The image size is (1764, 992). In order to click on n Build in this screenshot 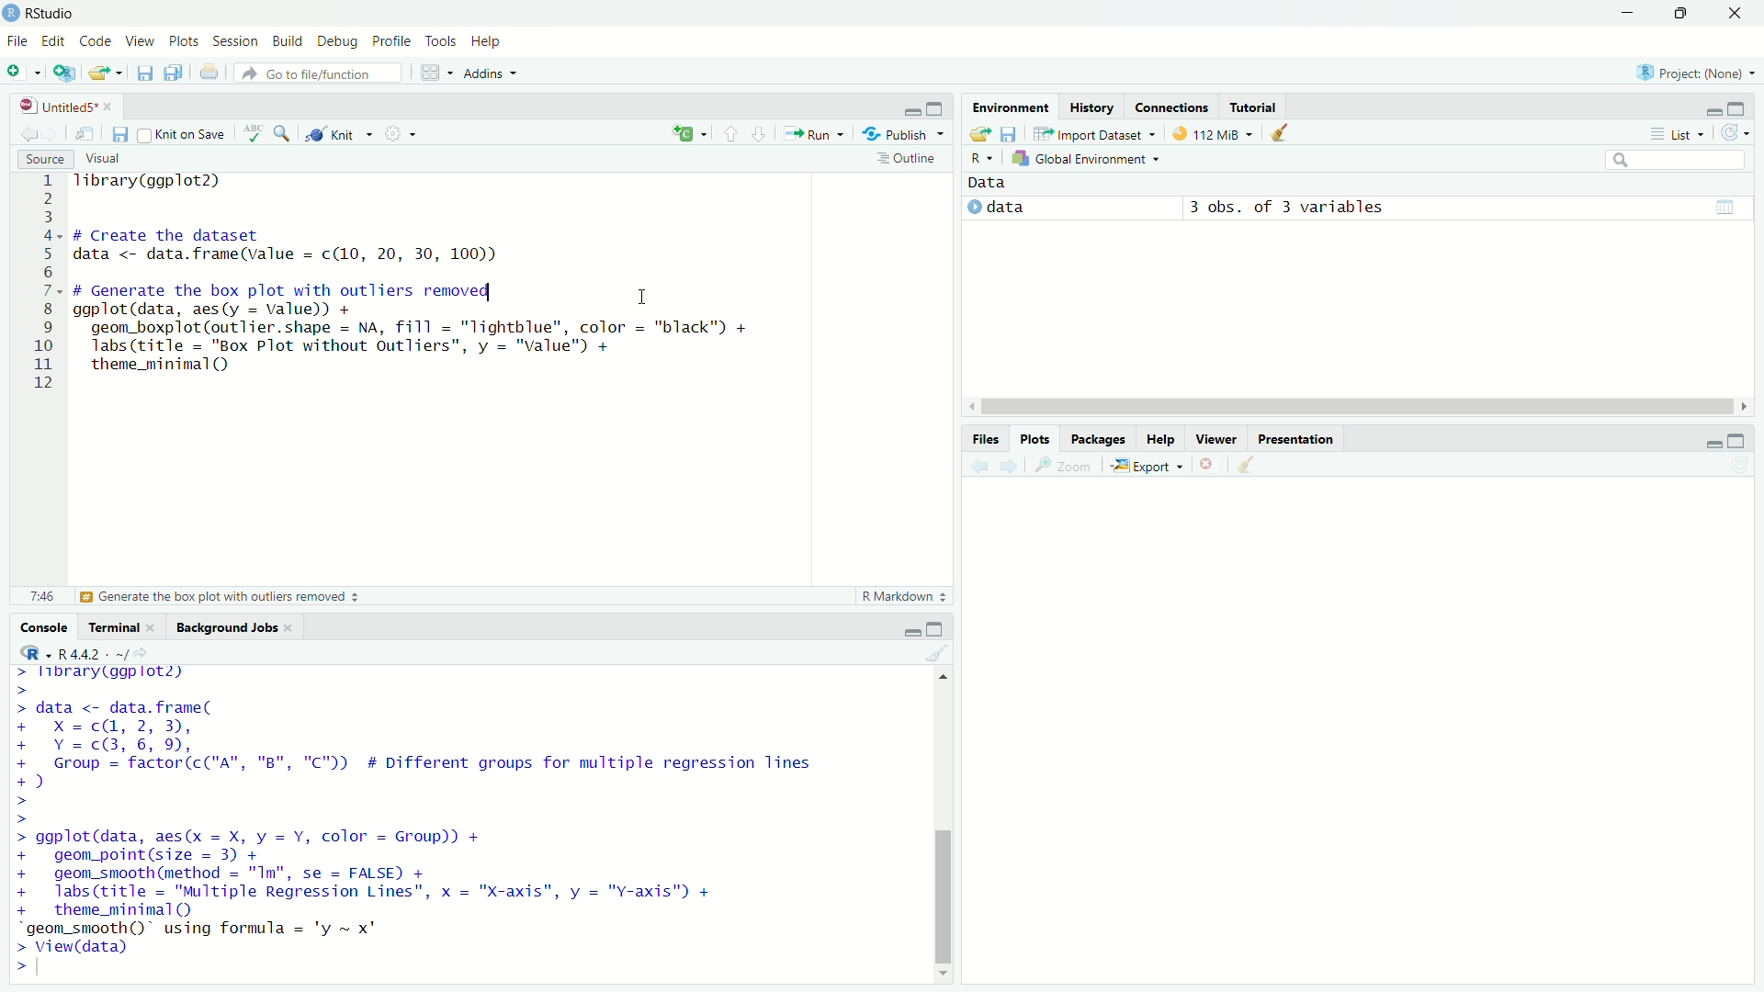, I will do `click(287, 42)`.